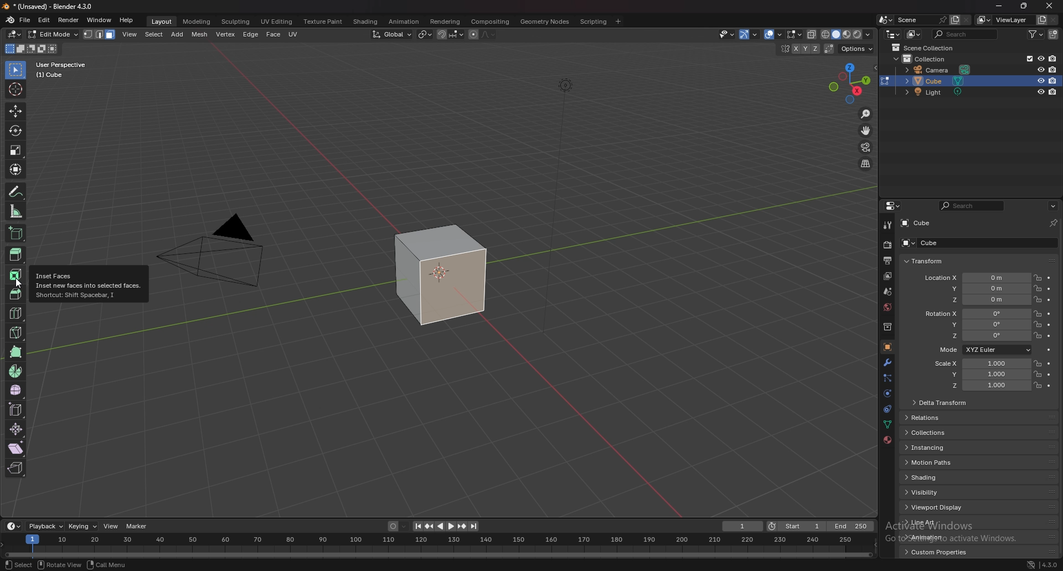 This screenshot has height=571, width=1063. I want to click on edge slide, so click(17, 409).